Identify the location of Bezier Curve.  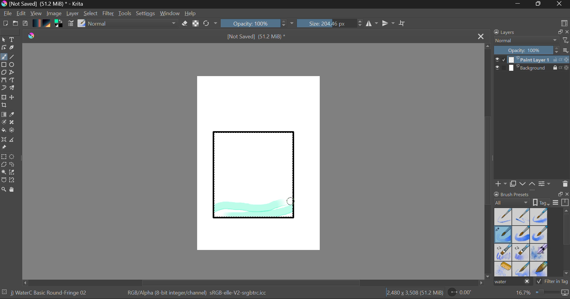
(4, 80).